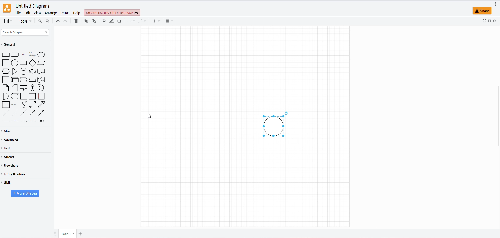 The width and height of the screenshot is (500, 238). I want to click on PROCESS, so click(24, 63).